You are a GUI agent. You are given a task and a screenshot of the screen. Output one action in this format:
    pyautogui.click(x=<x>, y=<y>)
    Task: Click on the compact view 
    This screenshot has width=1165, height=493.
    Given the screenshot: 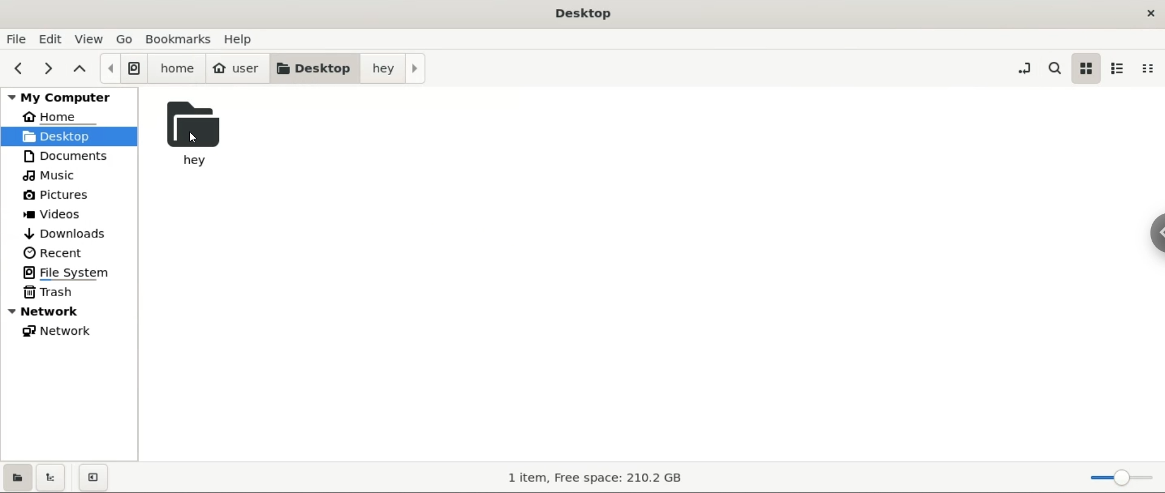 What is the action you would take?
    pyautogui.click(x=1151, y=67)
    